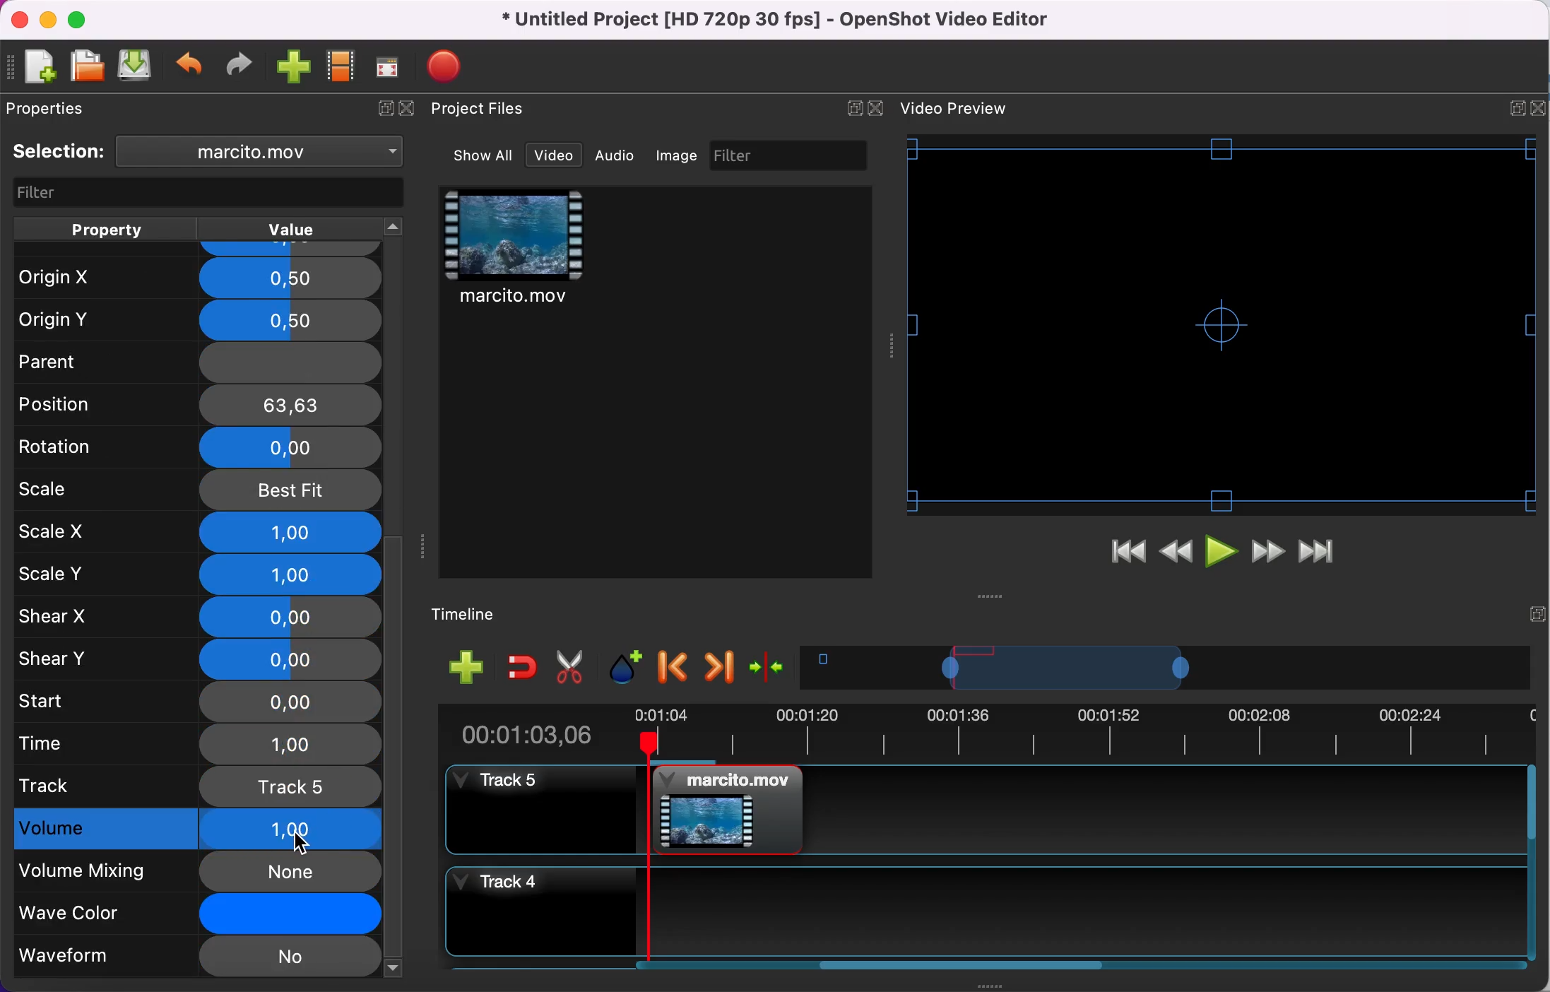  I want to click on redo, so click(239, 65).